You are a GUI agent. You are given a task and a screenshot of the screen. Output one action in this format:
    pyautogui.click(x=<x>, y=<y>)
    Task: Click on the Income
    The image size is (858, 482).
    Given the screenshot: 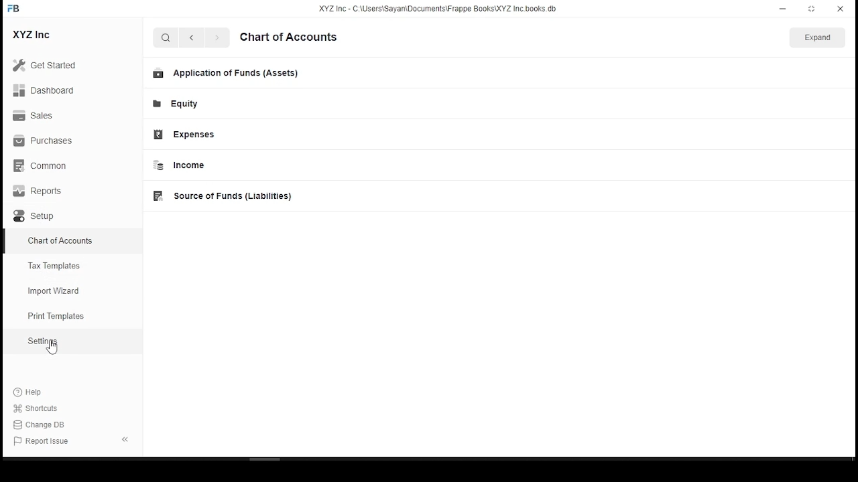 What is the action you would take?
    pyautogui.click(x=183, y=165)
    